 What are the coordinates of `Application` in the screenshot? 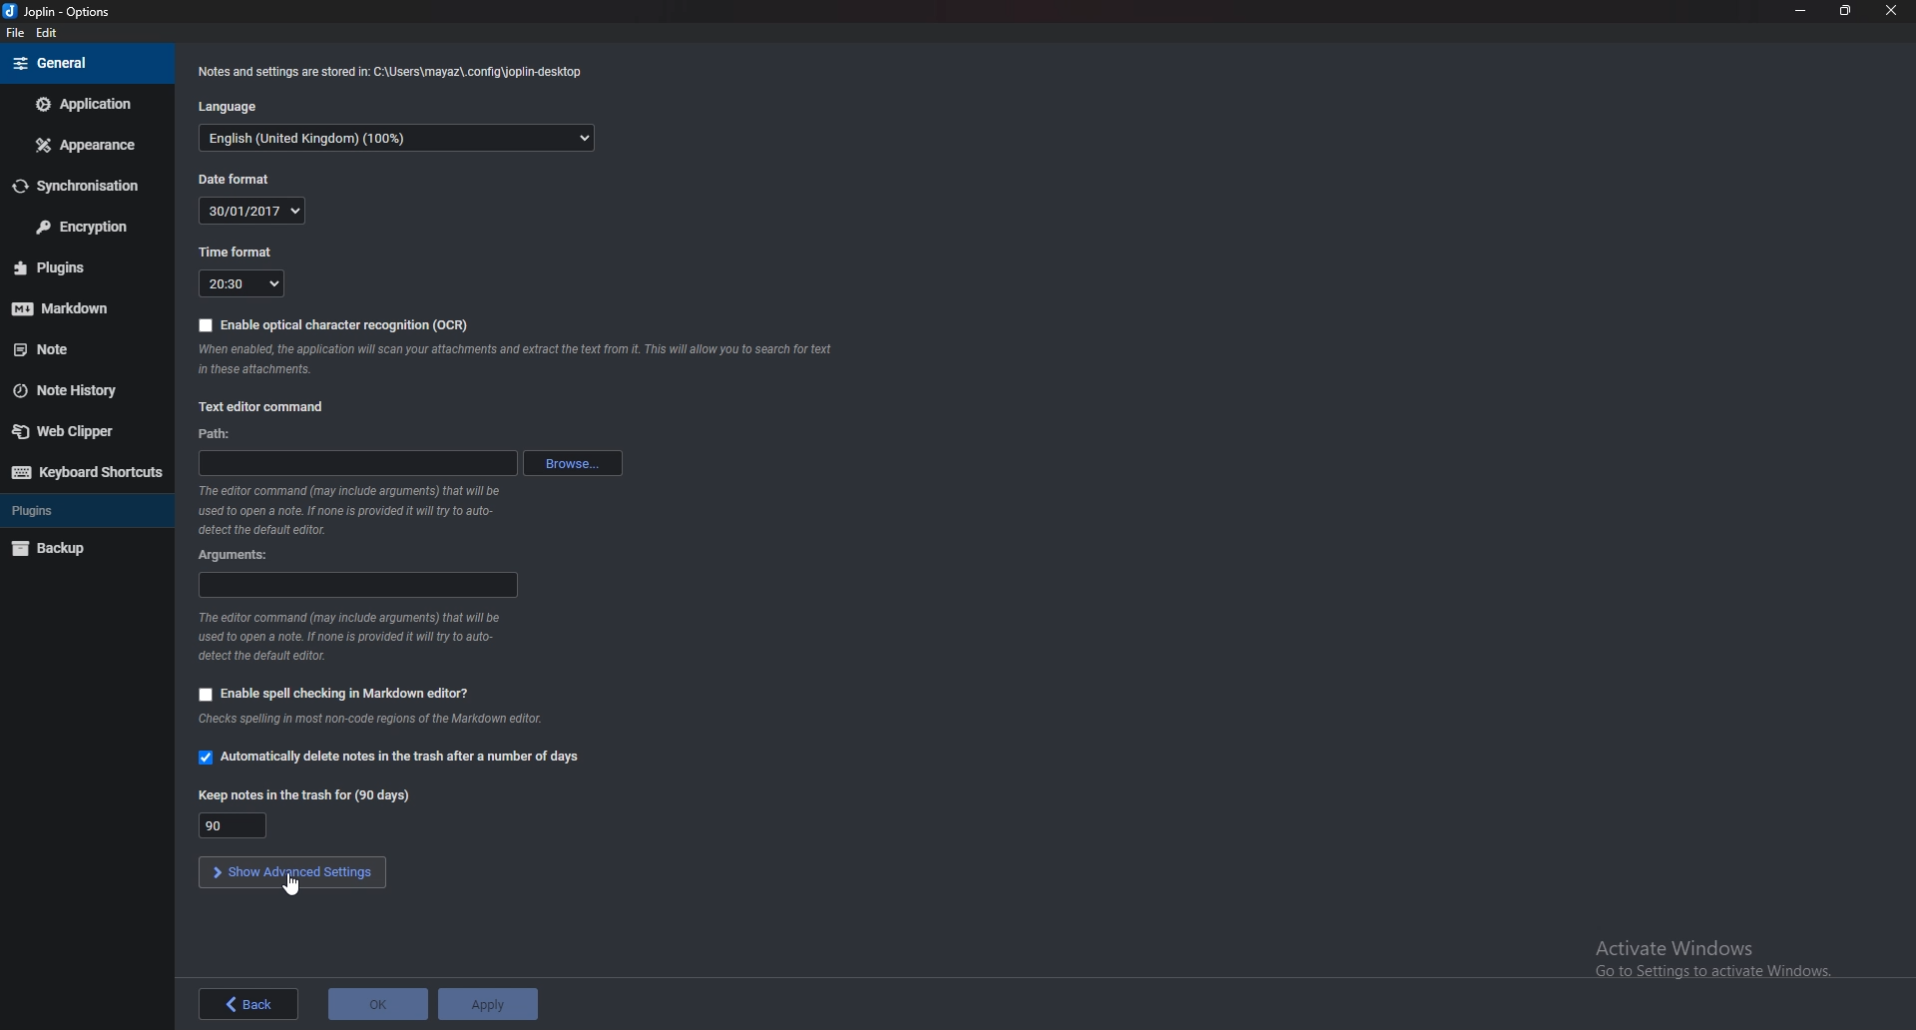 It's located at (86, 106).